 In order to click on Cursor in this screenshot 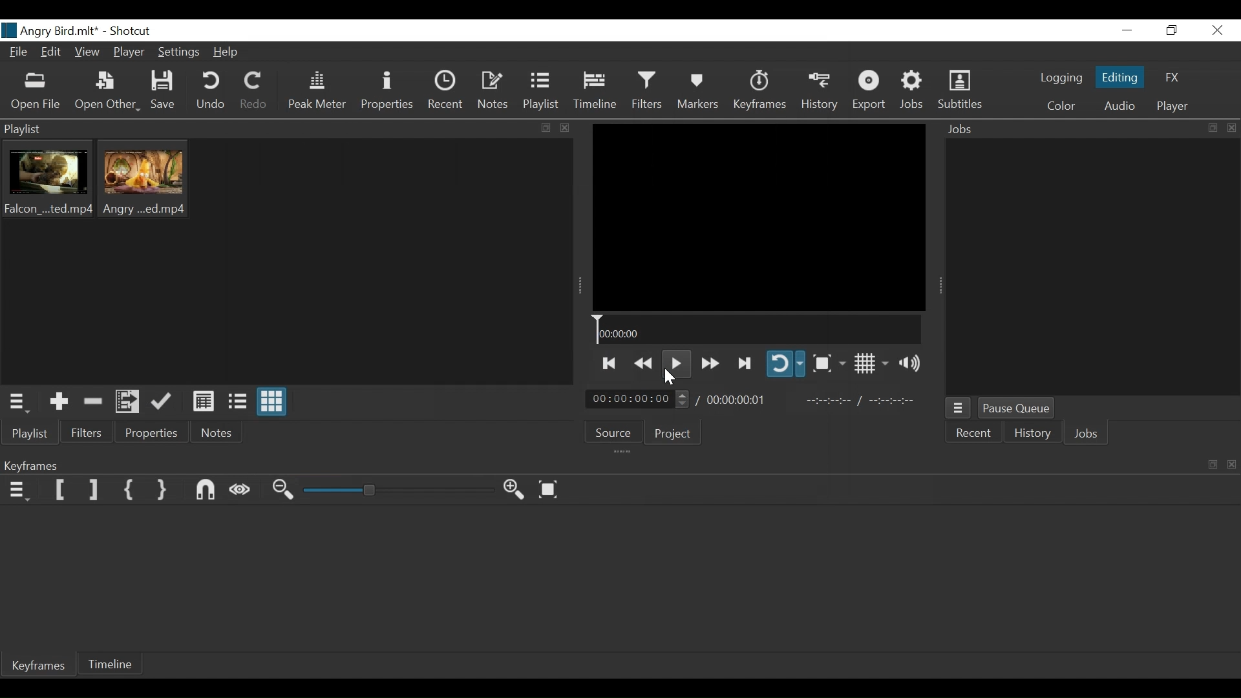, I will do `click(669, 381)`.